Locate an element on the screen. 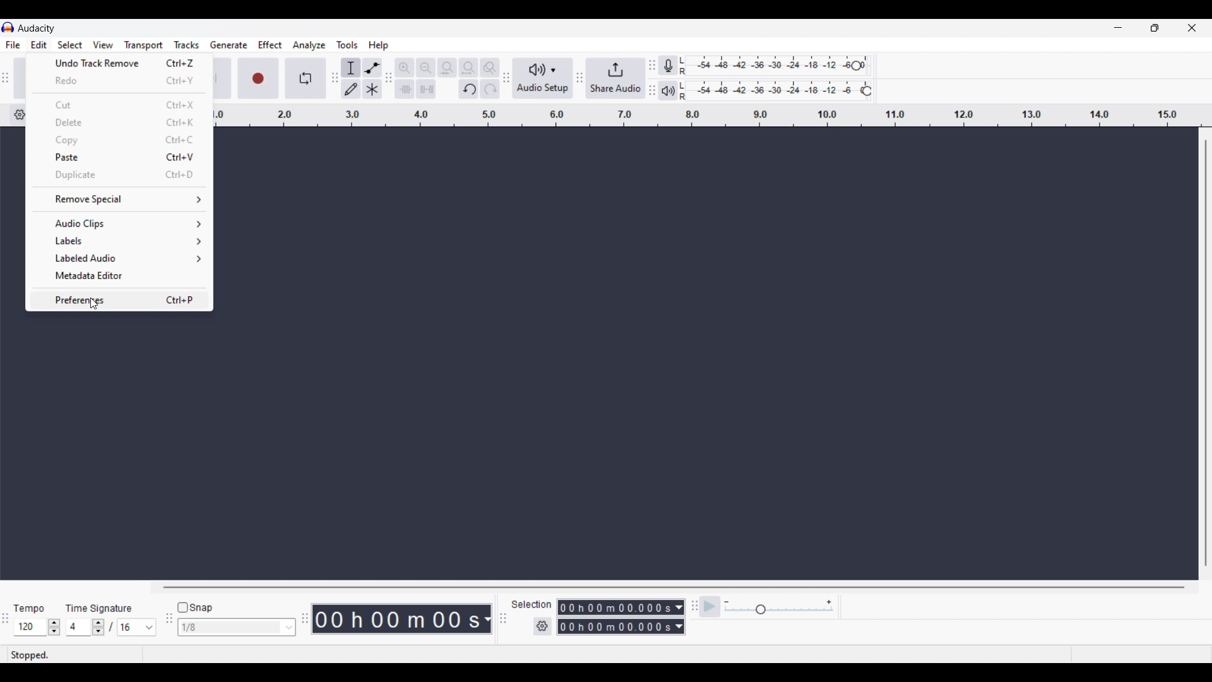 The height and width of the screenshot is (682, 1212). Snap options to choose from is located at coordinates (290, 628).